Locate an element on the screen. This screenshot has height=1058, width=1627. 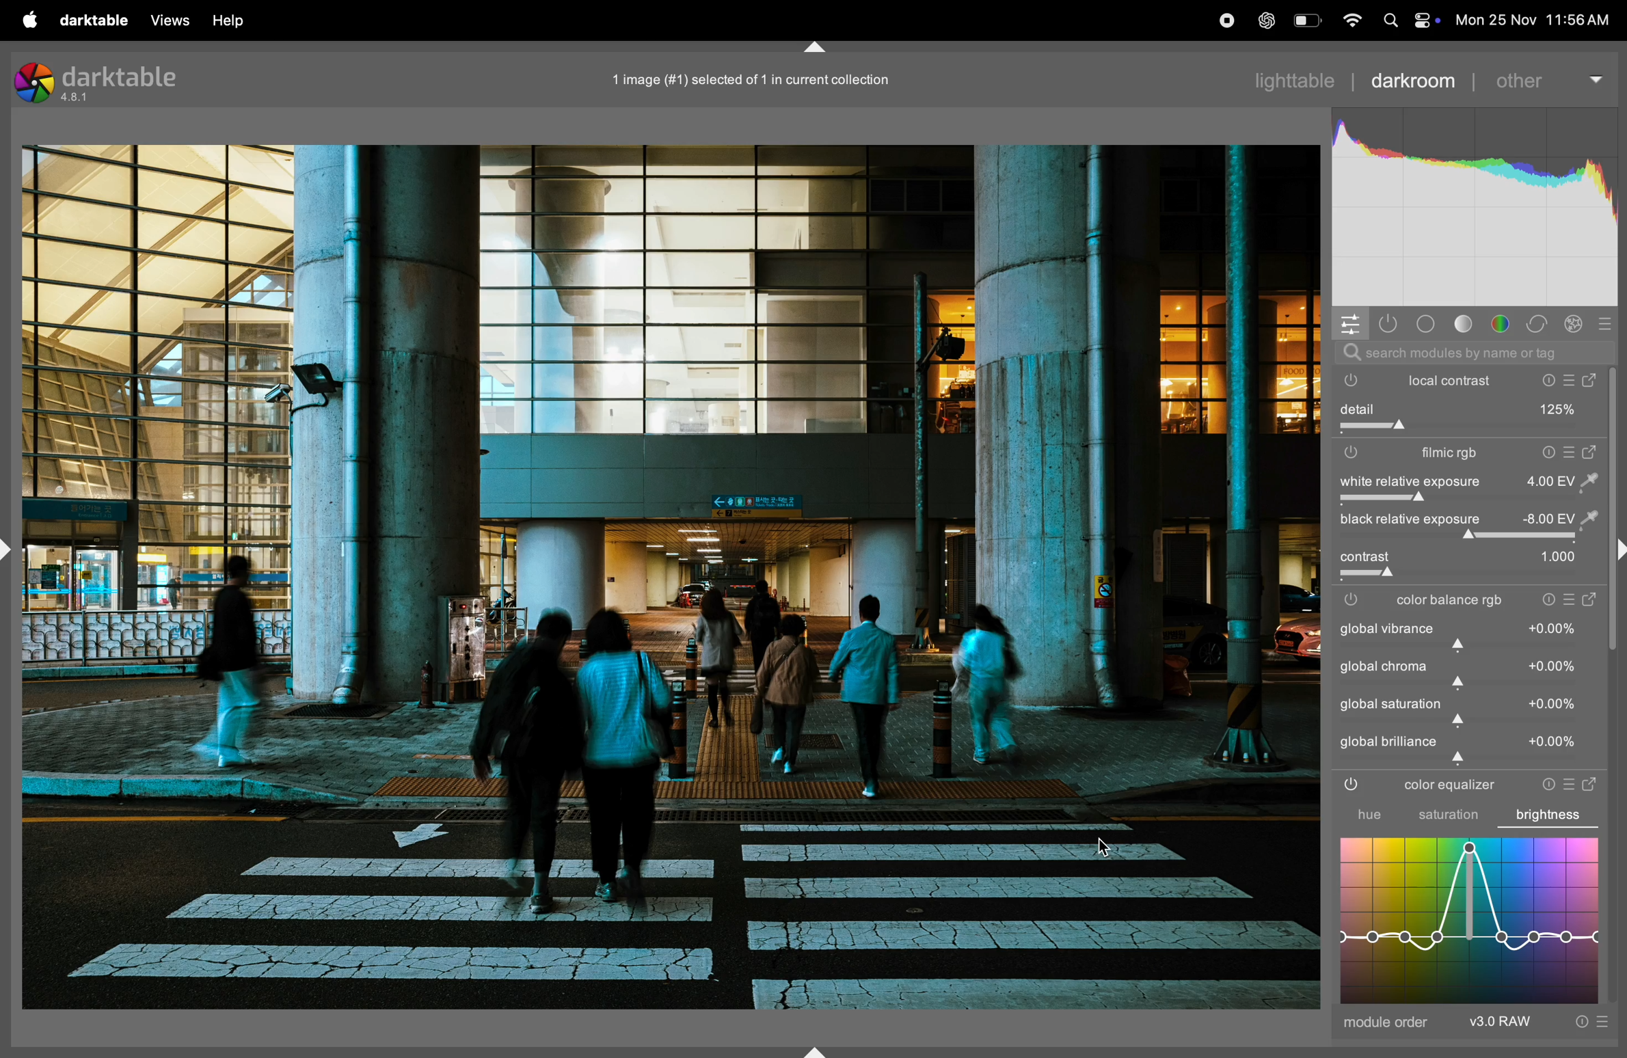
chatgpt is located at coordinates (1269, 20).